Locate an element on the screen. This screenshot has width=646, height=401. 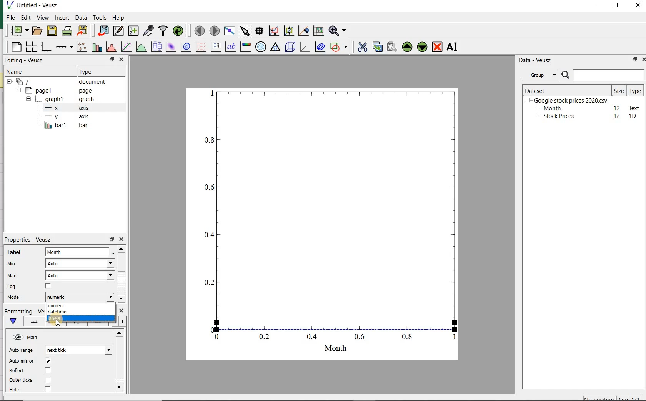
select items from the graph or scroll is located at coordinates (245, 31).